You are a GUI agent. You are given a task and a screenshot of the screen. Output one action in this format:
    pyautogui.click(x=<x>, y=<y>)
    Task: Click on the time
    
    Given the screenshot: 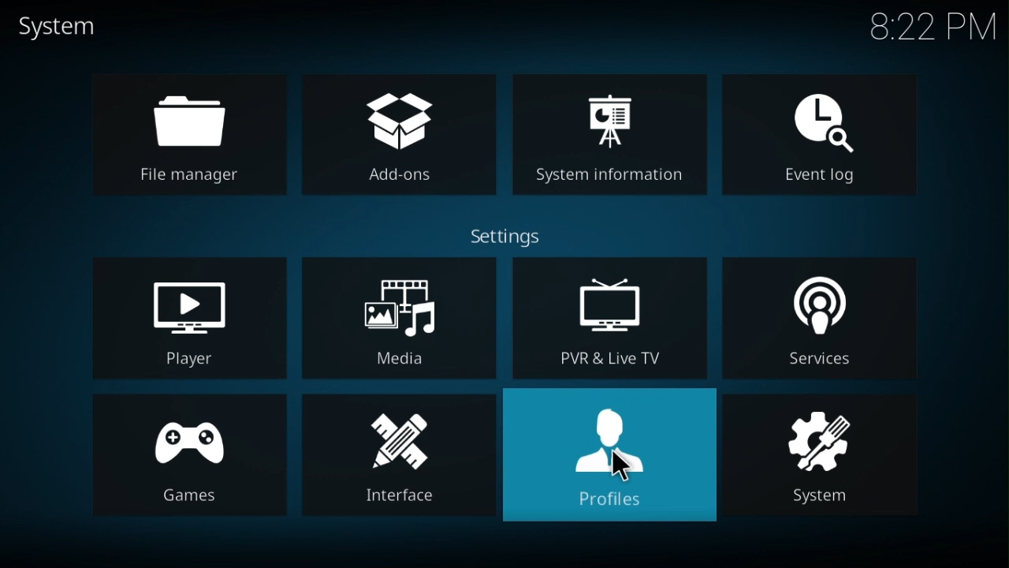 What is the action you would take?
    pyautogui.click(x=936, y=25)
    